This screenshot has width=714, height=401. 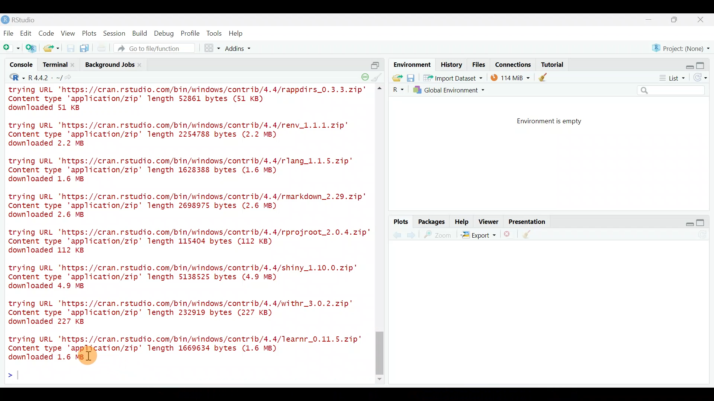 I want to click on File, so click(x=9, y=33).